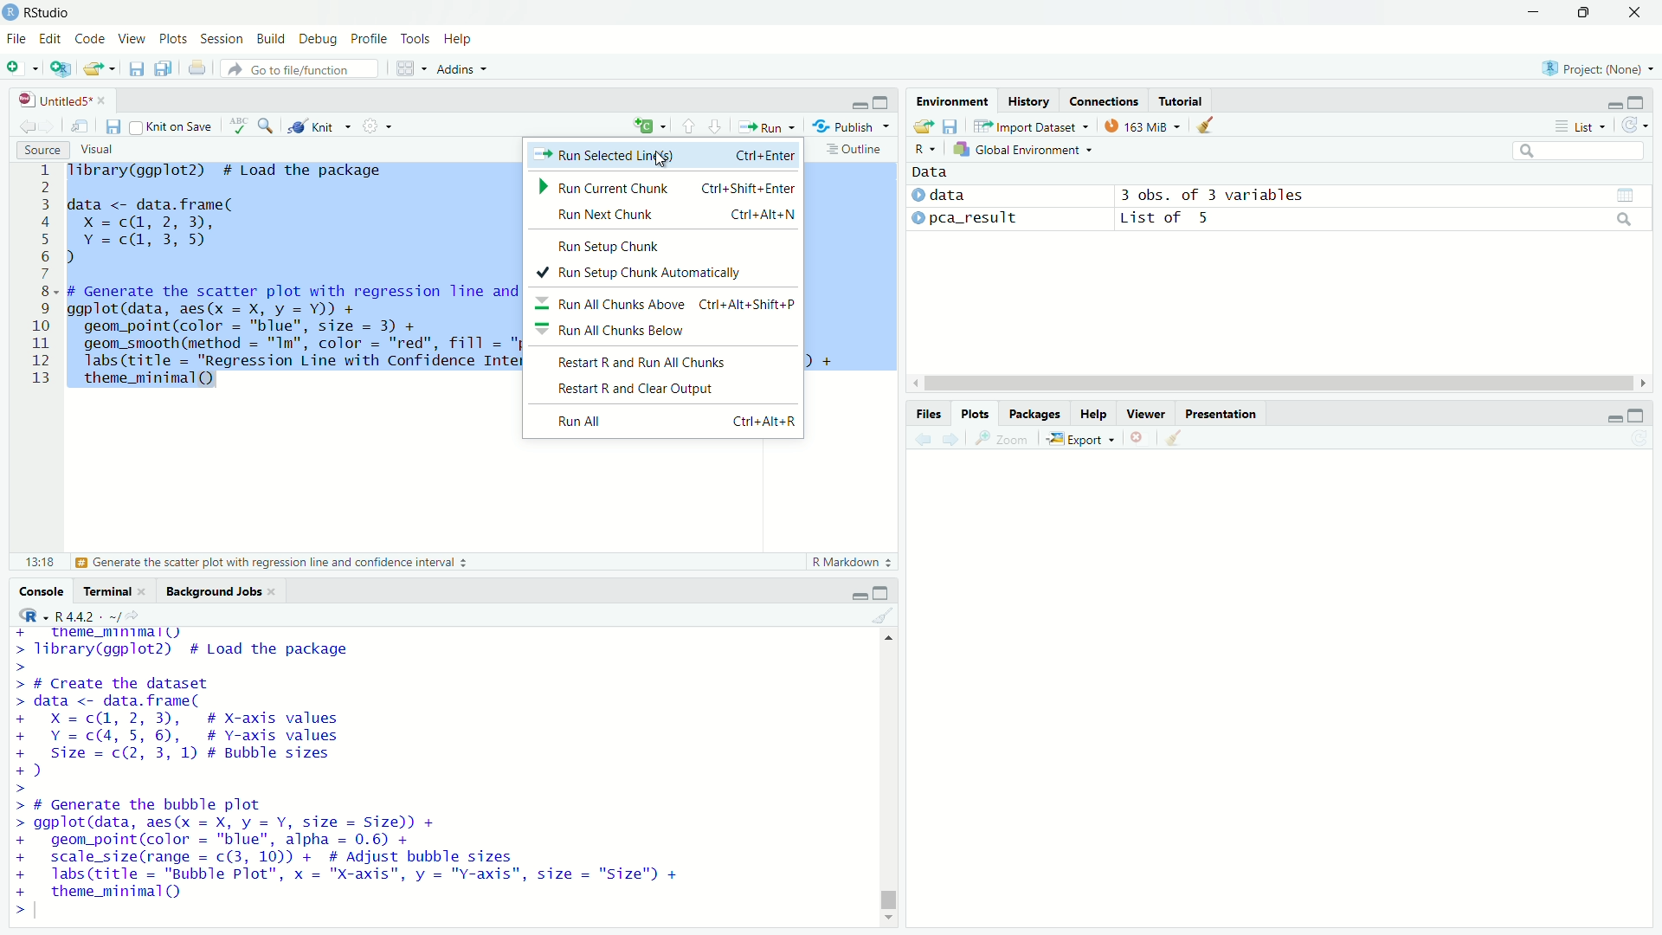 The width and height of the screenshot is (1662, 935). What do you see at coordinates (353, 773) in the screenshot?
I see `+ _ theme_mnimall)

> library(ggplot2) # Load the package

>

> # Create the dataset

> data <- data.frame(

+ X=c@, 2,3), # X-axis values

+ Y=c(4, 5, 6), # Y-axis values

+ Size = c(2, 3, 1) # Bubble sizes

+)

>

> # Generate the bubble plot

> ggplot(data, aes(x = X, y = Y, size = Size)) +

+ geom_point(color = "blue", alpha = 0.6) +

+ scale_size(range = c(3, 10)) + # Adjust bubble sizes
+ labs(title = "Bubble Plot", x = "X-axis", y = "Y-axis", size = "Size") +
+ theme_minimal()

>` at bounding box center [353, 773].